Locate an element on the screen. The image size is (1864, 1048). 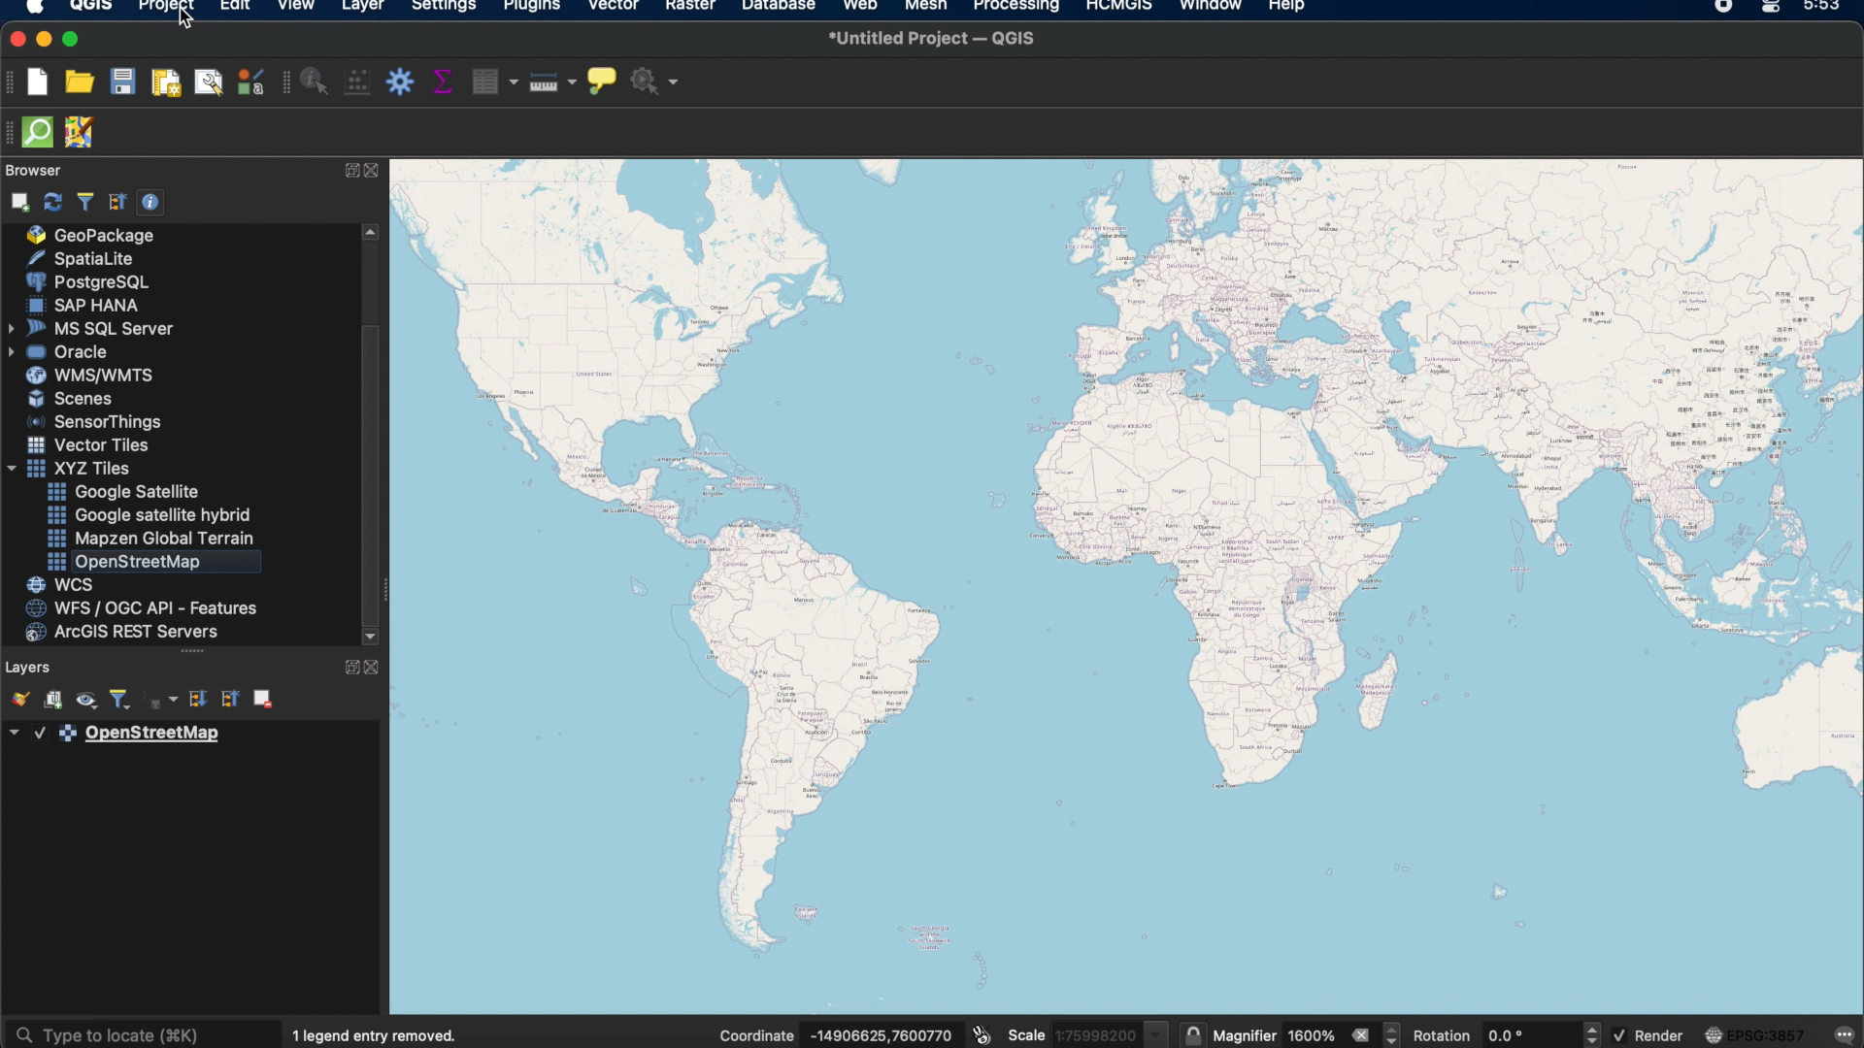
untitled project QGIS is located at coordinates (939, 38).